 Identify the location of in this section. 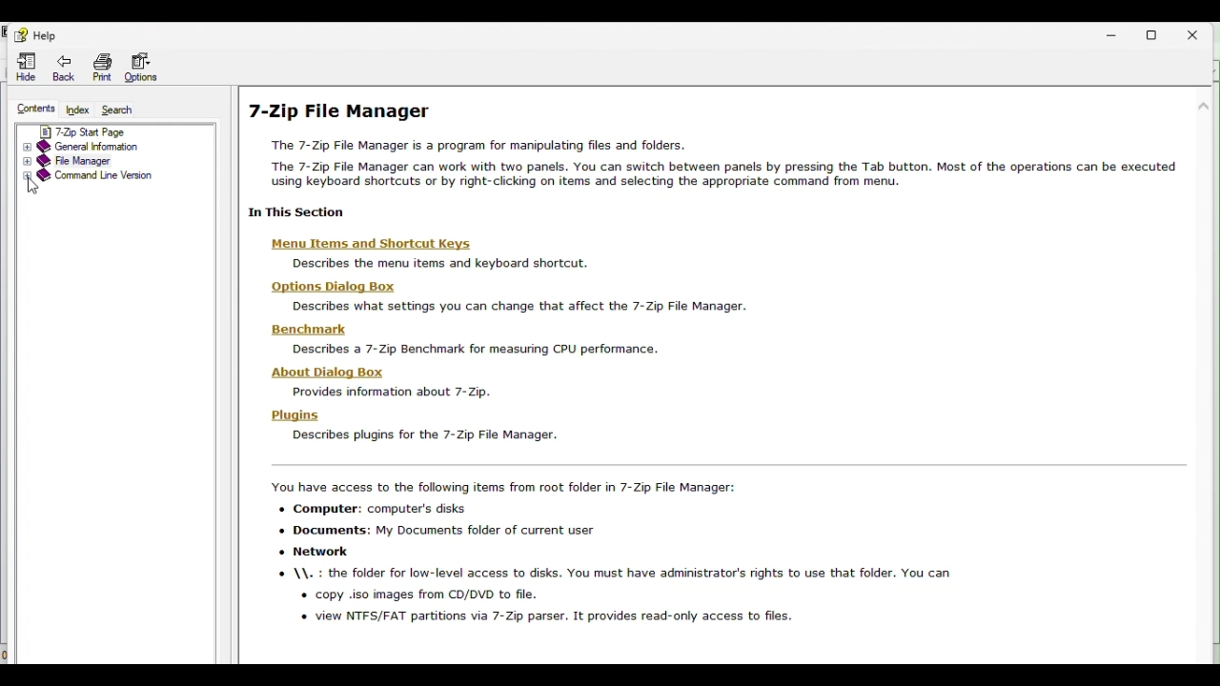
(303, 212).